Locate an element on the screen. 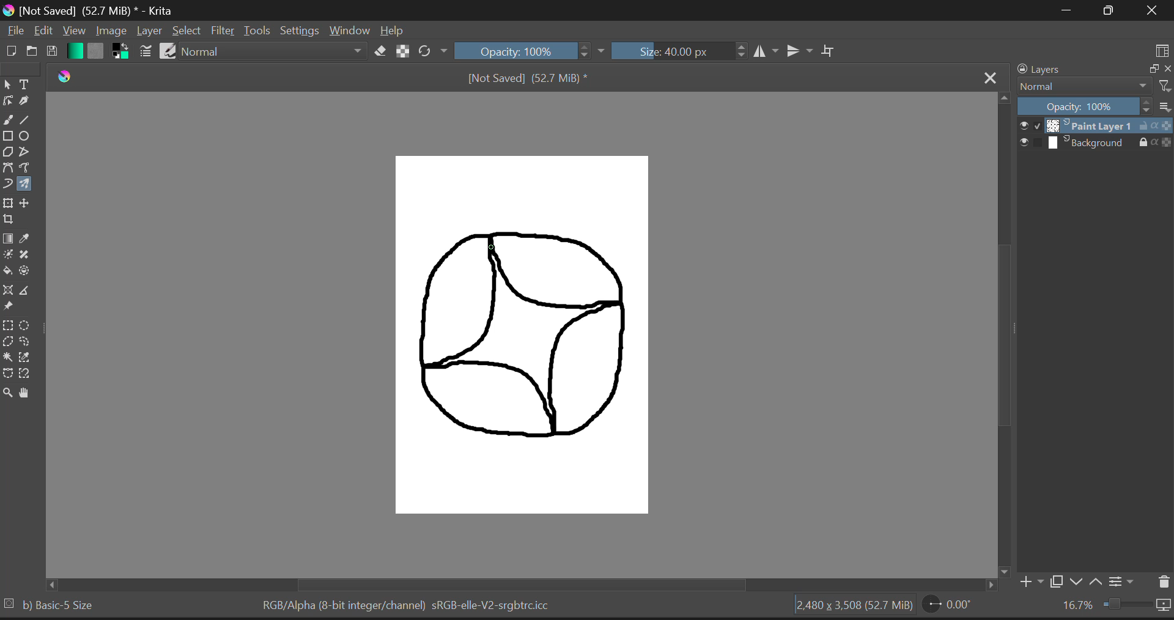 This screenshot has height=620, width=1174. Pan is located at coordinates (27, 394).